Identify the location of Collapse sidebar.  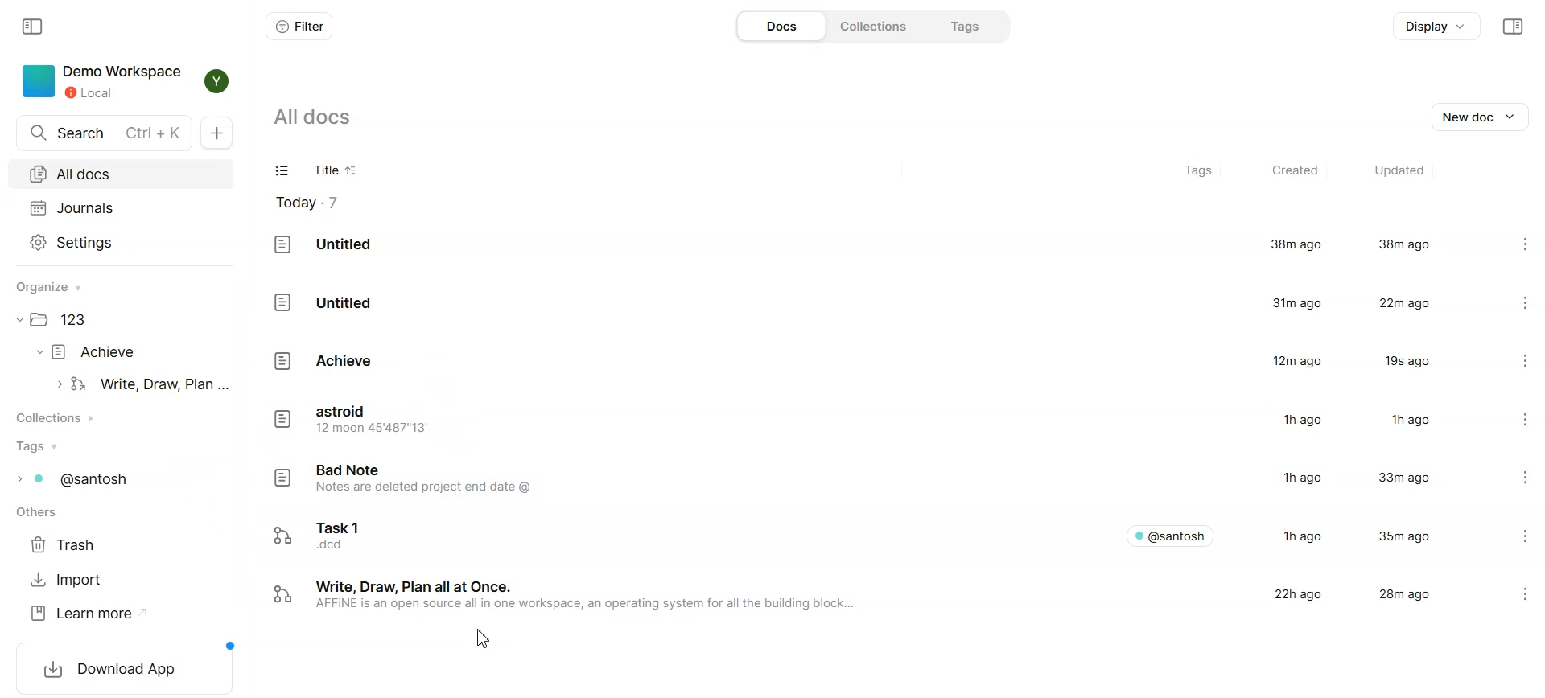
(1512, 27).